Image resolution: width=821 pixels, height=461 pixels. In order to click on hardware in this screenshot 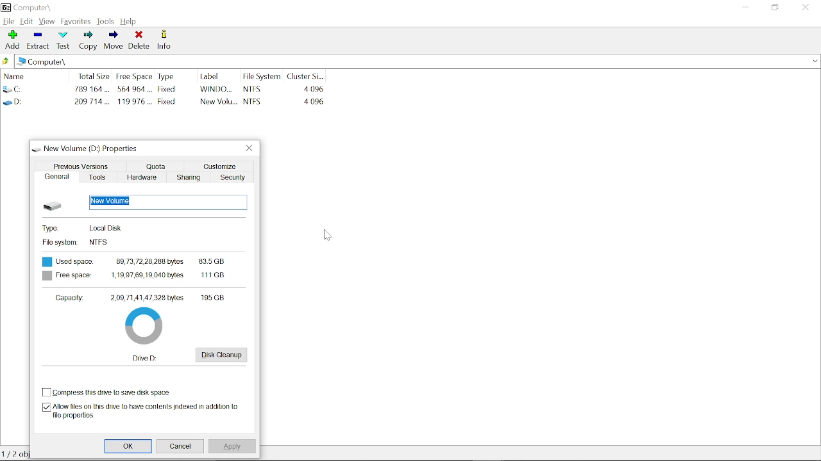, I will do `click(145, 178)`.